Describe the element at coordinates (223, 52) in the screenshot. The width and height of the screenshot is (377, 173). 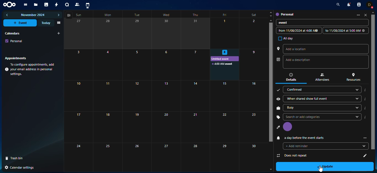
I see `selected date` at that location.